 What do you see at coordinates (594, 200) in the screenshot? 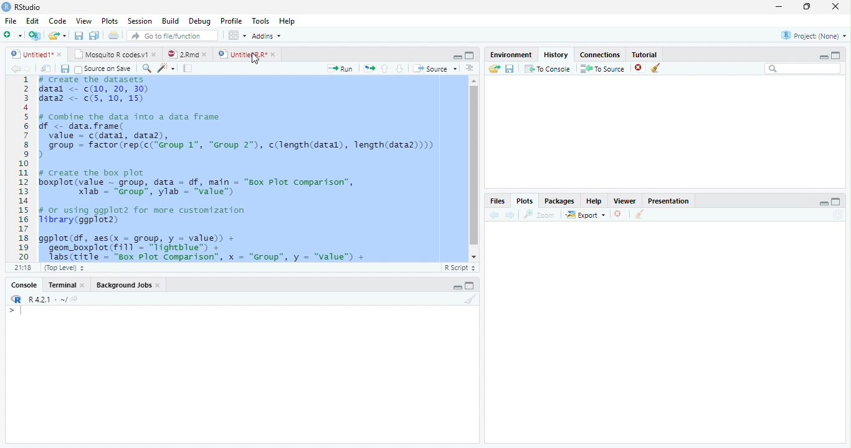
I see `Help` at bounding box center [594, 200].